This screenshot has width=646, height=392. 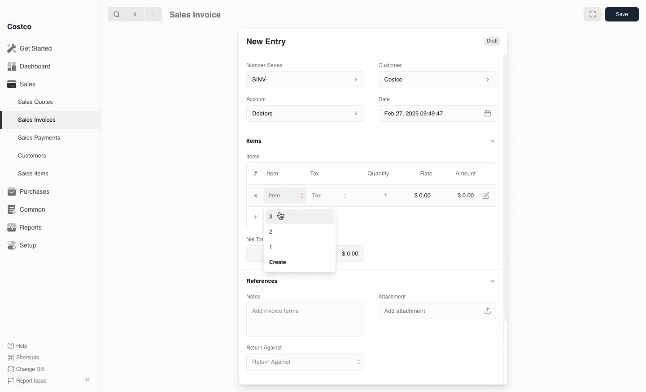 What do you see at coordinates (265, 64) in the screenshot?
I see `Number Series` at bounding box center [265, 64].